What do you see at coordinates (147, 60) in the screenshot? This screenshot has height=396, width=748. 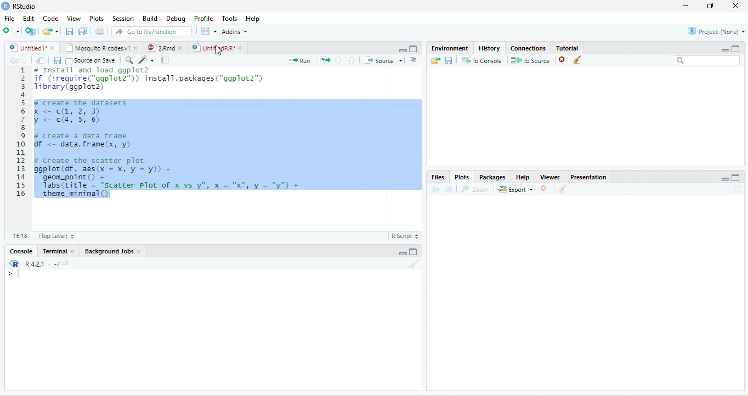 I see `Code tools` at bounding box center [147, 60].